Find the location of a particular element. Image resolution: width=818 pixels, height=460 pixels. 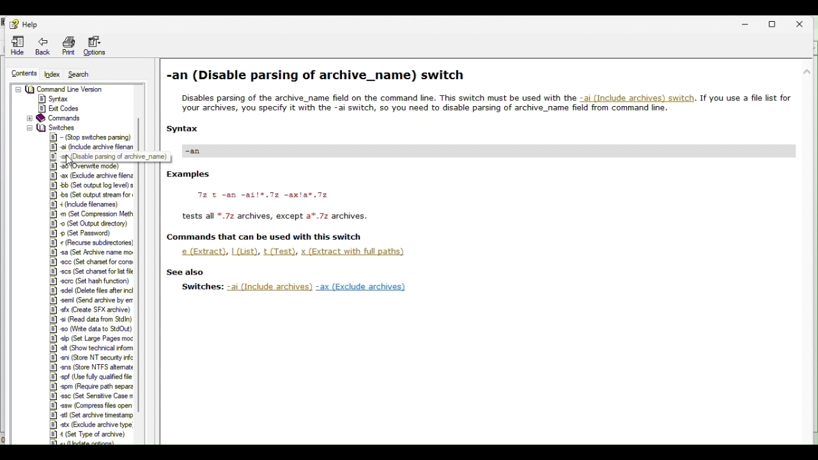

5] adel (Delete files after incl is located at coordinates (90, 291).